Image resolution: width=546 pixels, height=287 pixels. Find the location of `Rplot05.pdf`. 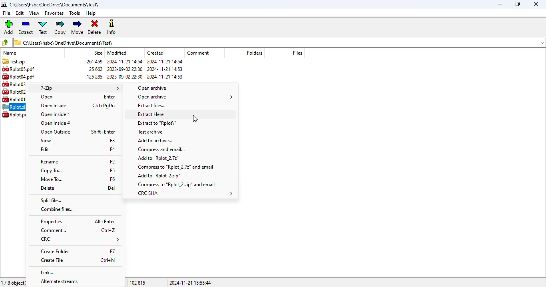

Rplot05.pdf is located at coordinates (22, 69).